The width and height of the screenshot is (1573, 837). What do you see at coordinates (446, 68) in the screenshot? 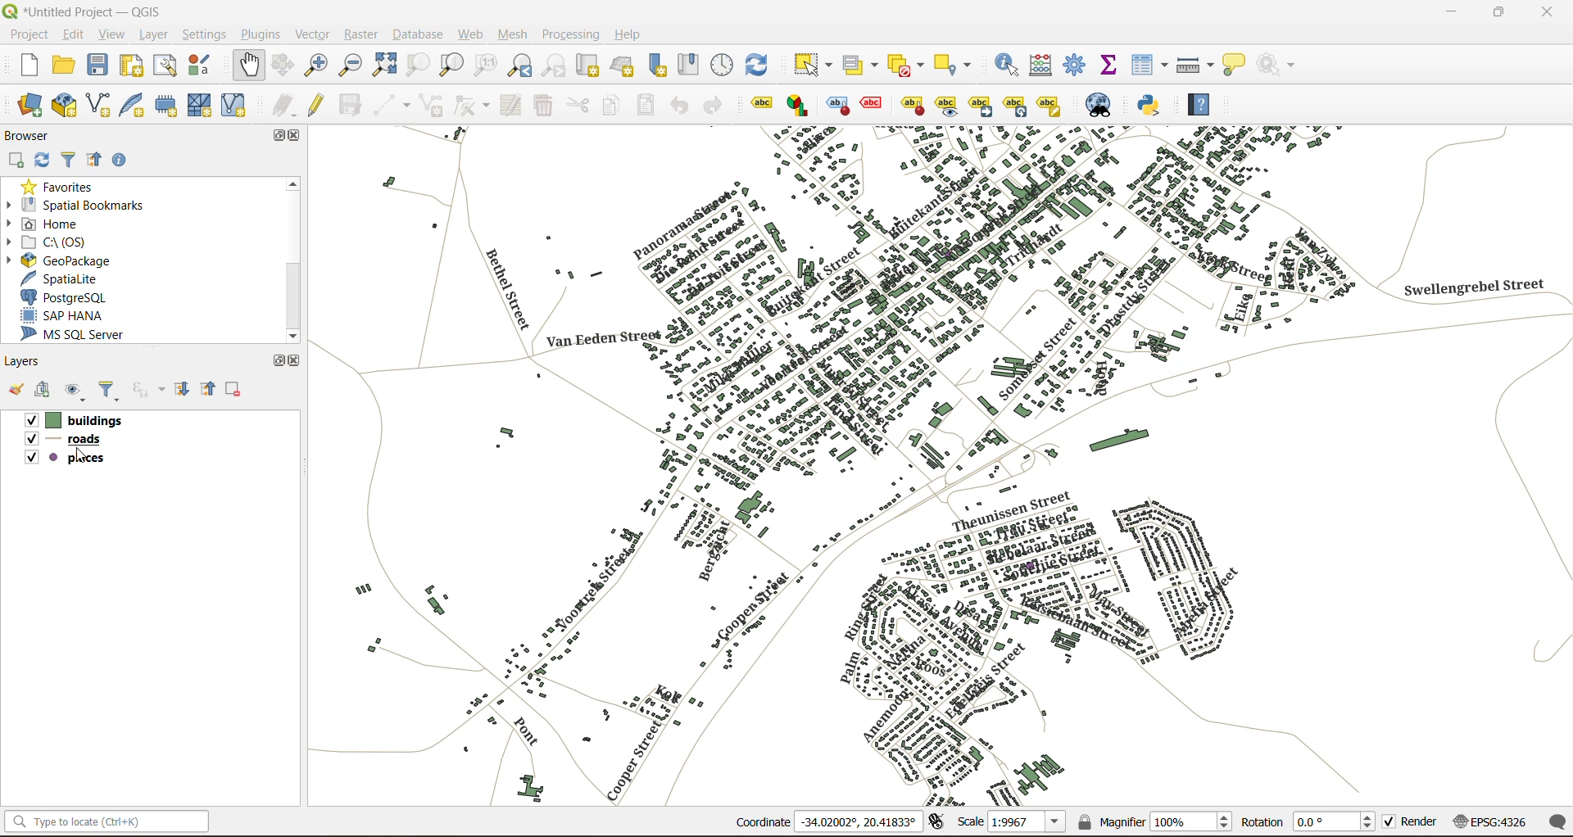
I see `zoom layer` at bounding box center [446, 68].